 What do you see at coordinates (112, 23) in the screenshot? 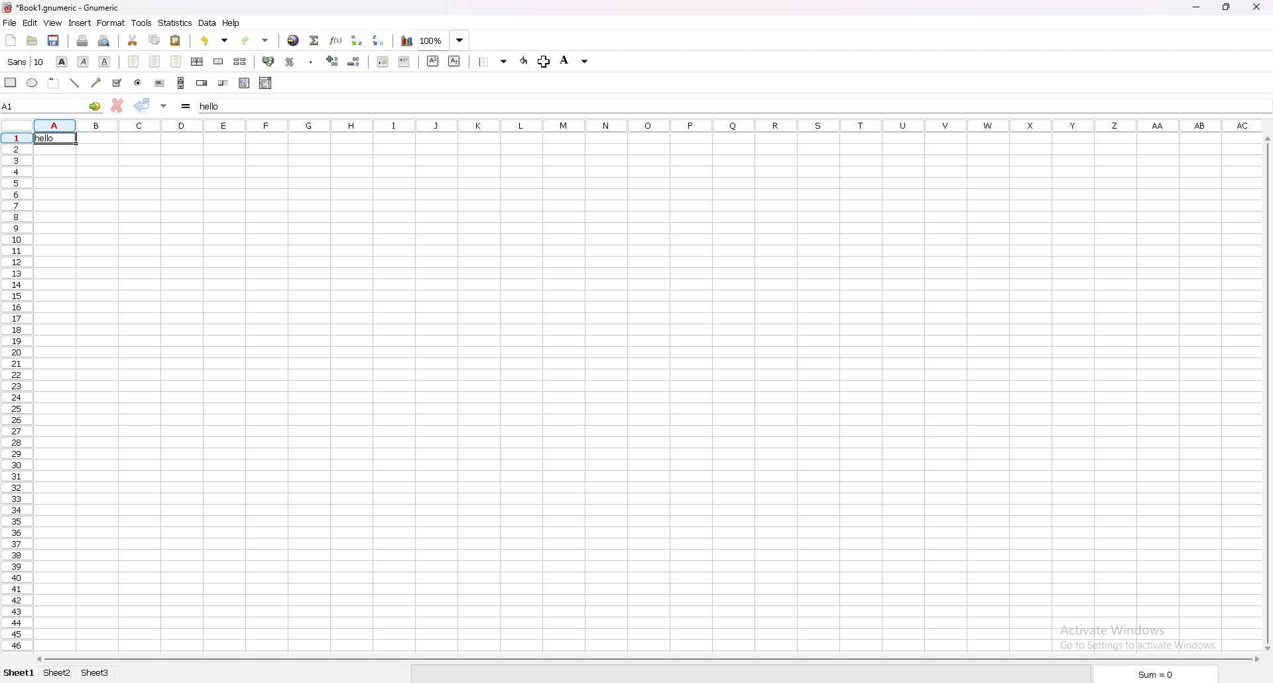
I see `format` at bounding box center [112, 23].